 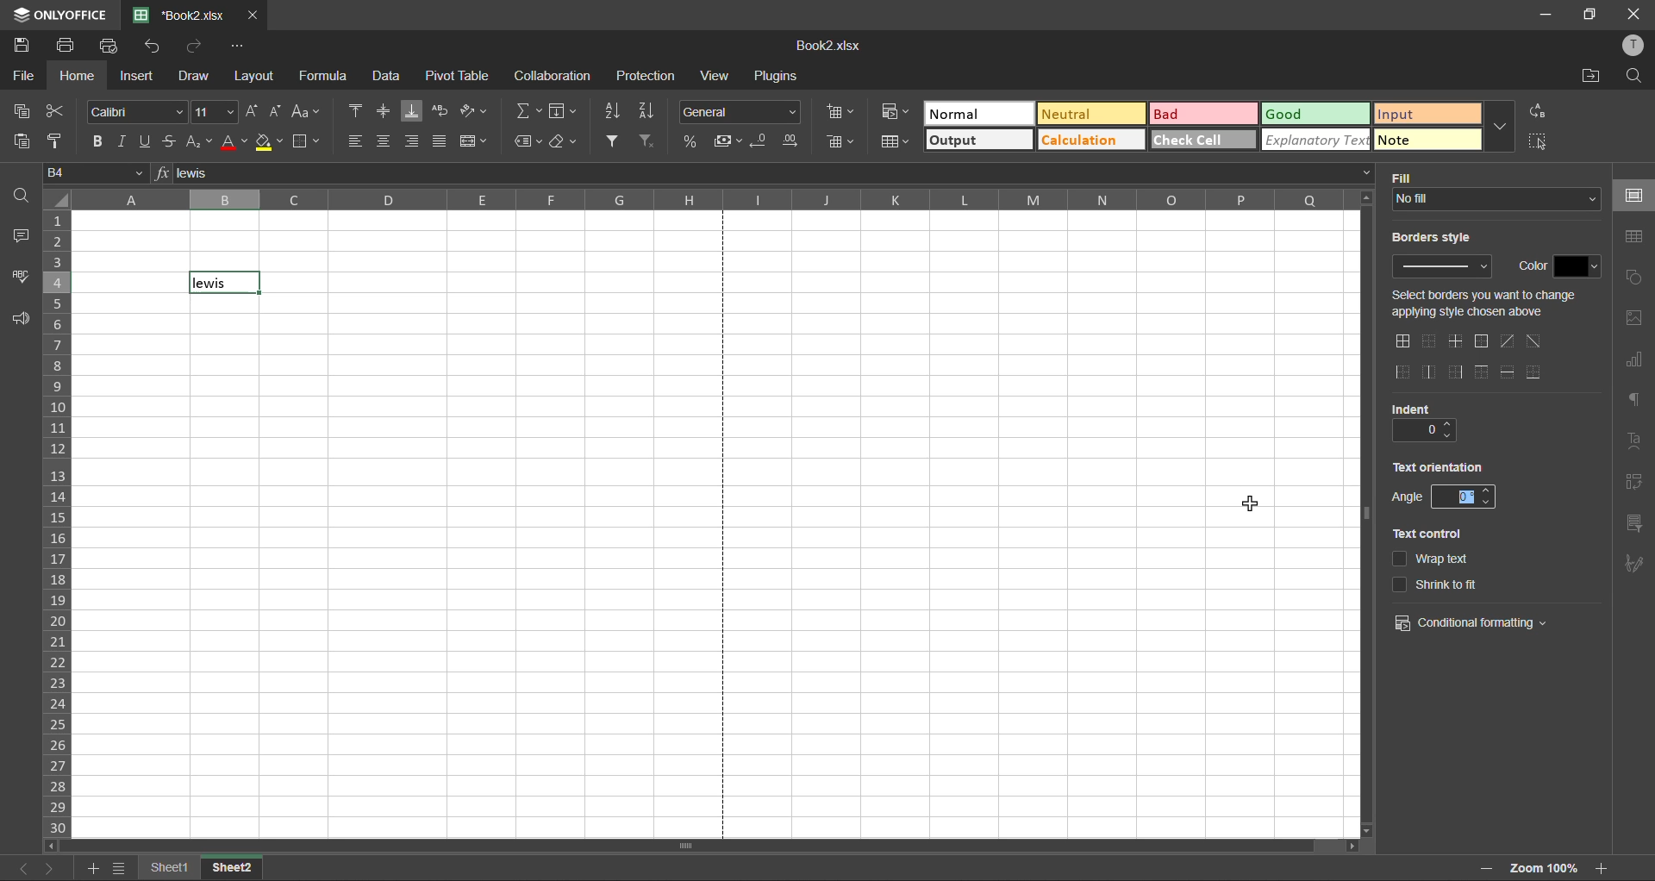 I want to click on sheet names, so click(x=165, y=868).